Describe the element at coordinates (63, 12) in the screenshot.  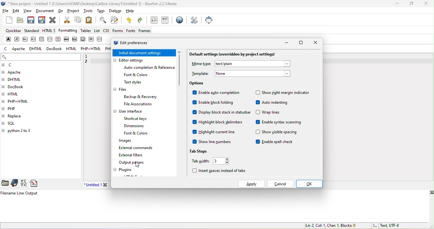
I see `go` at that location.